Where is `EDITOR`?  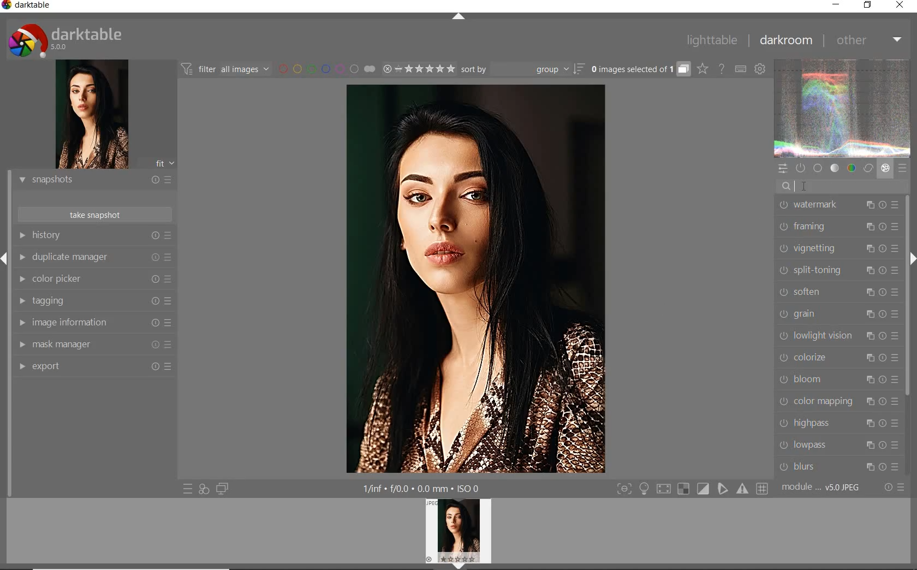 EDITOR is located at coordinates (794, 189).